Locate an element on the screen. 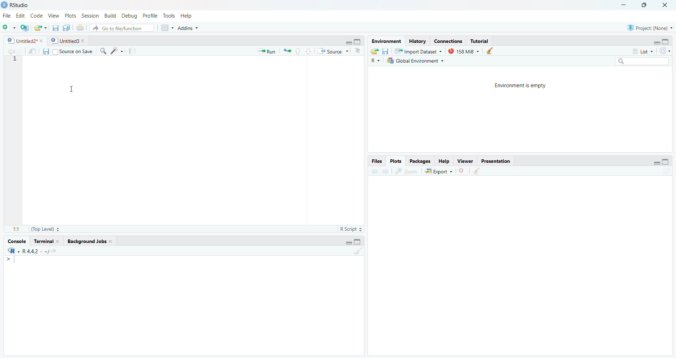 The image size is (676, 358). R is located at coordinates (11, 251).